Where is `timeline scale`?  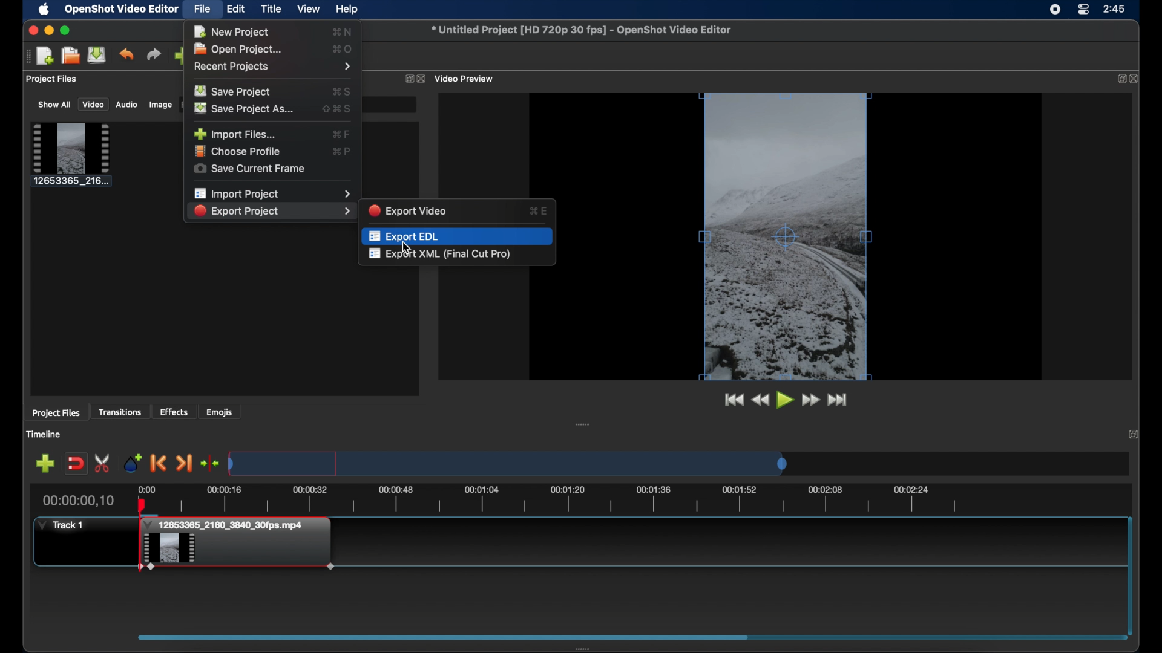 timeline scale is located at coordinates (507, 463).